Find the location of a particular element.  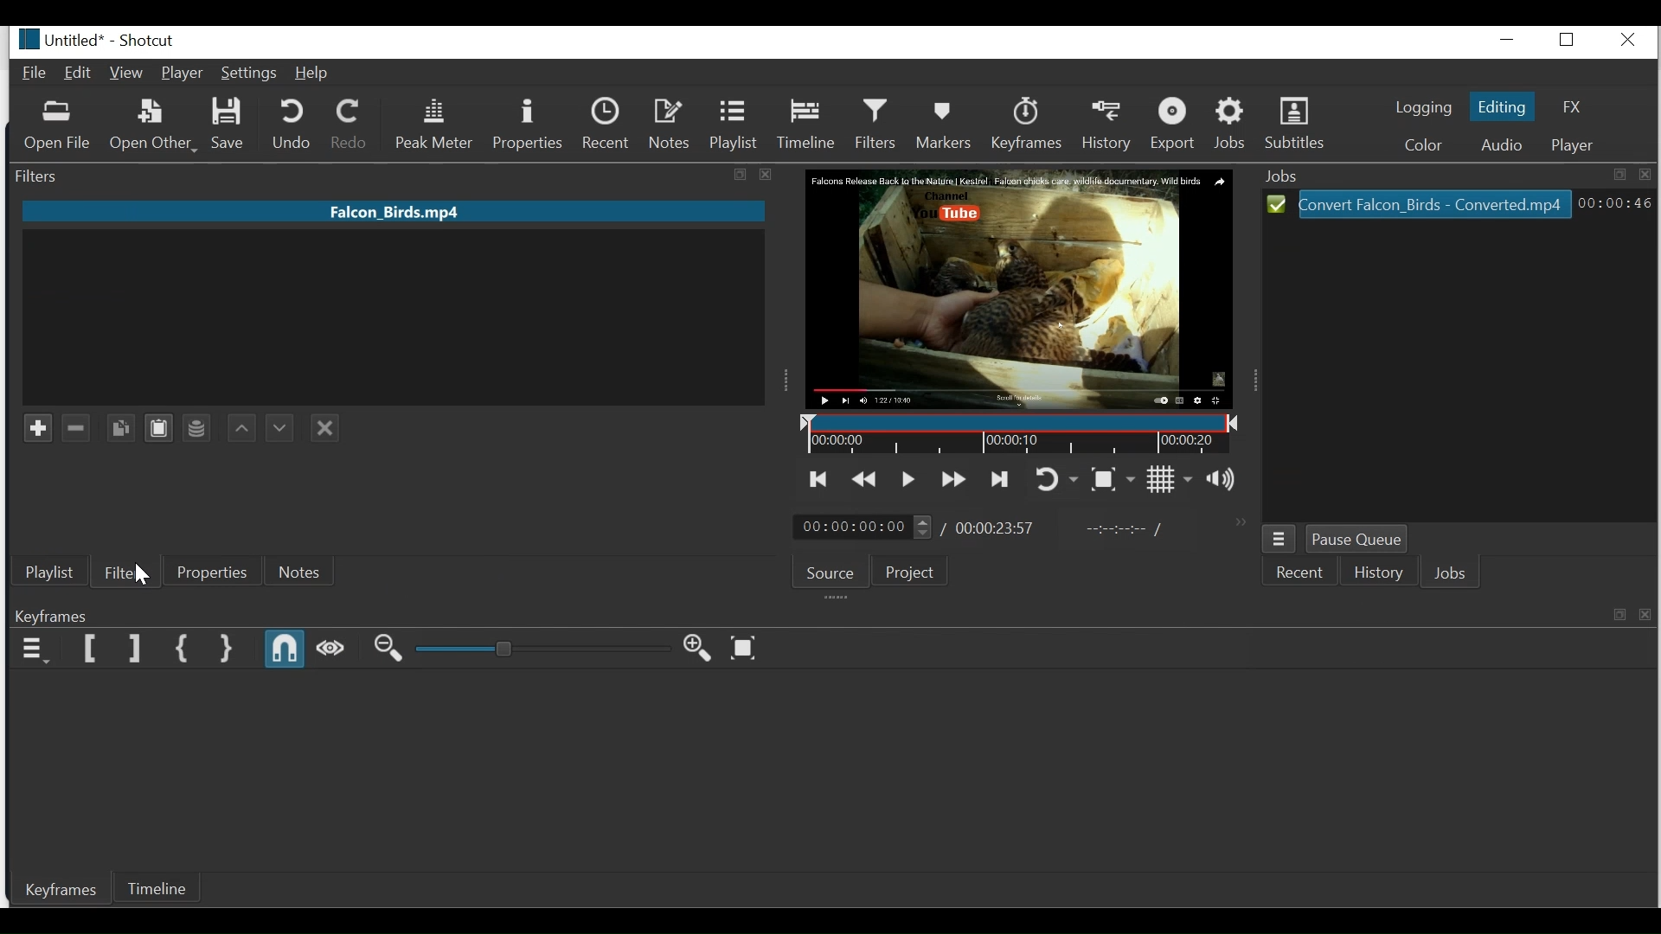

Timeline is located at coordinates (159, 889).